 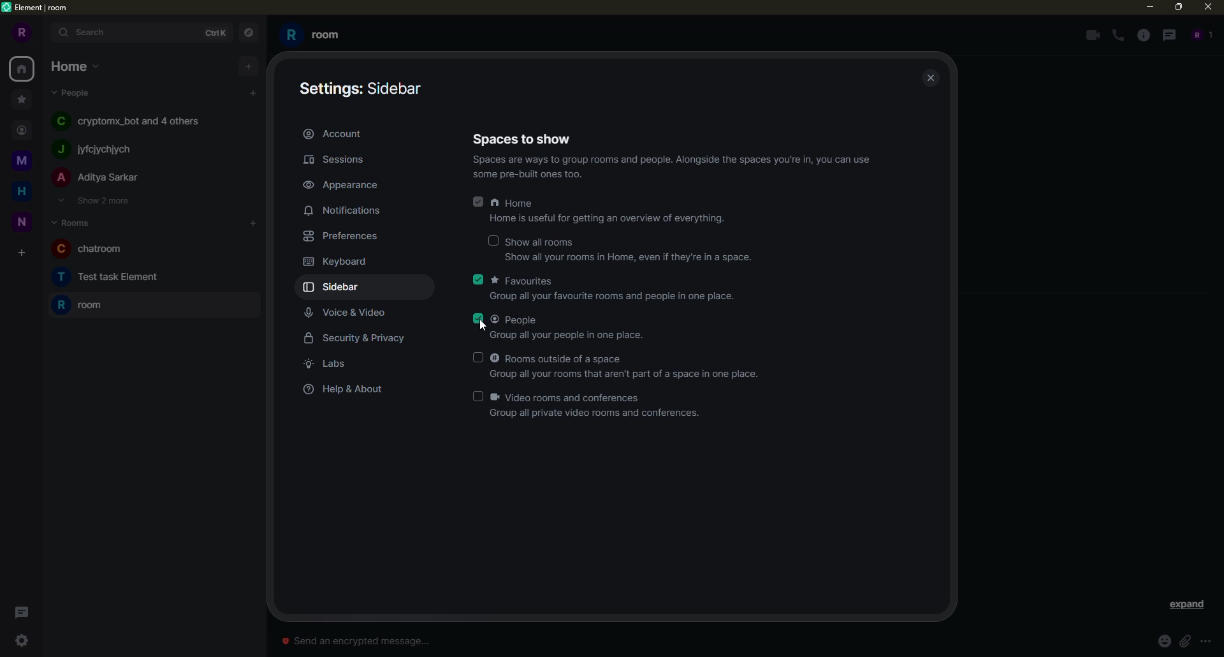 I want to click on notifications, so click(x=346, y=210).